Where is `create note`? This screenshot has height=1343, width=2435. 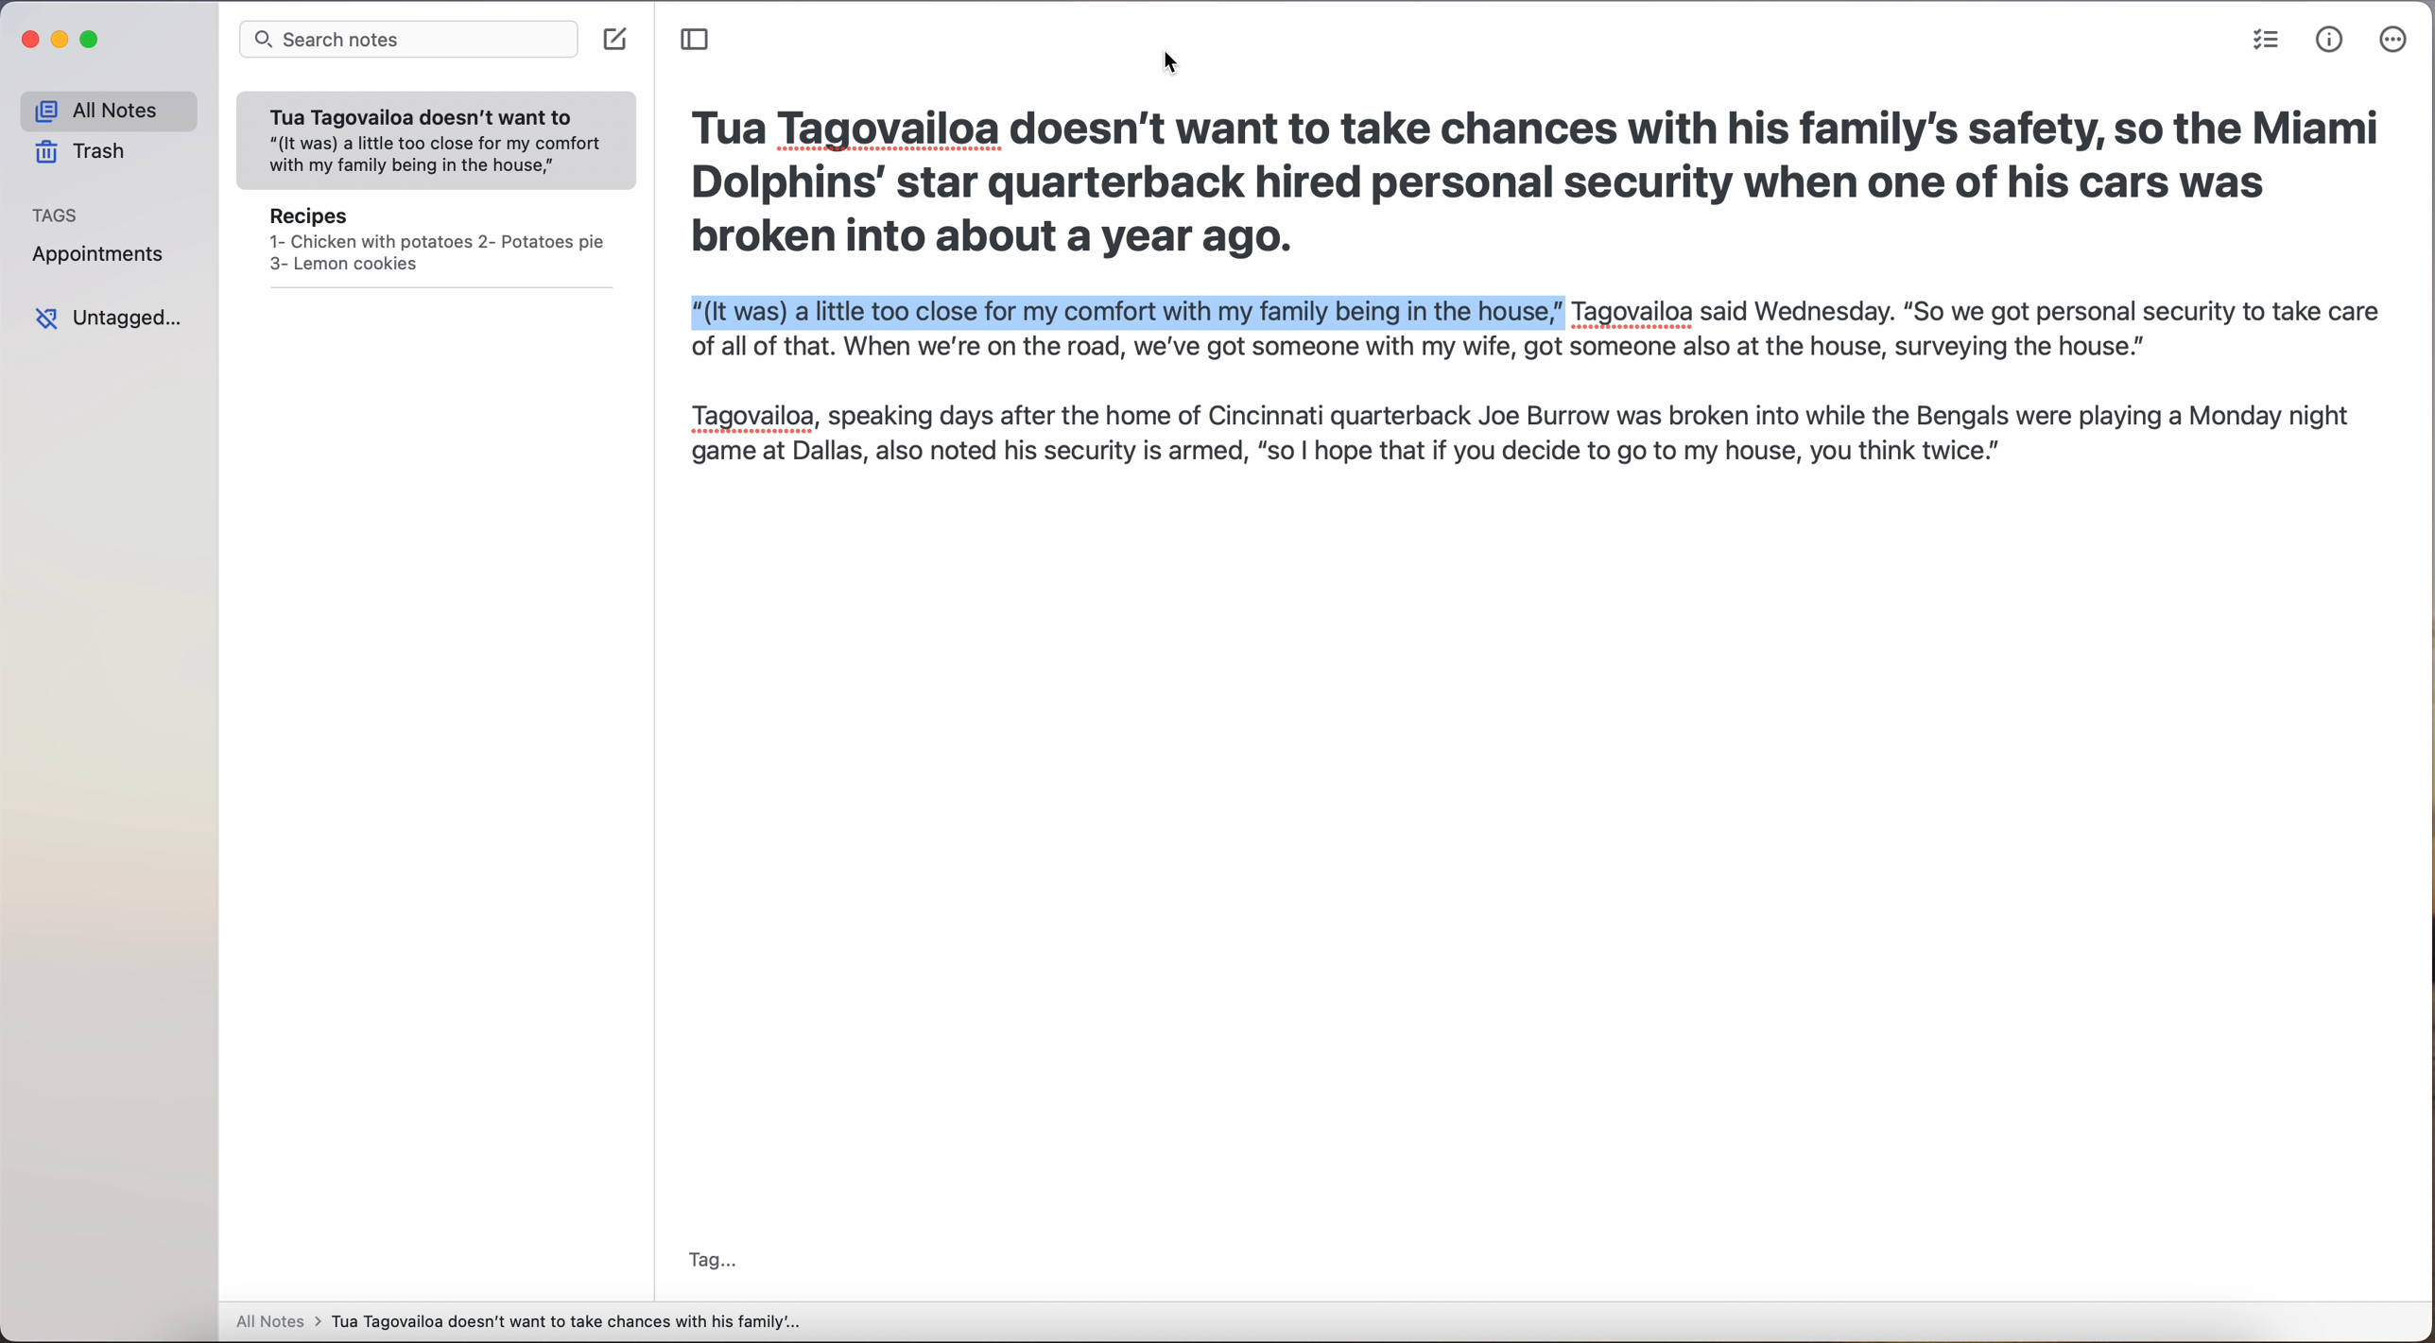
create note is located at coordinates (617, 41).